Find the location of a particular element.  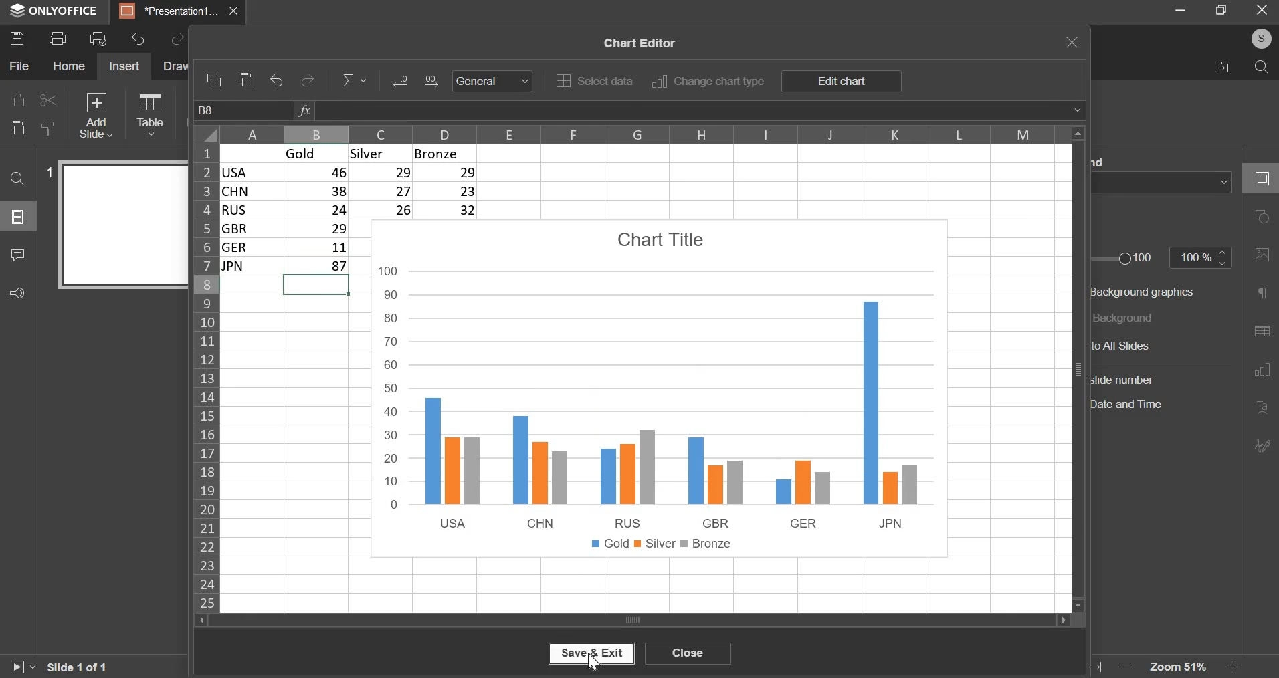

jpn is located at coordinates (252, 267).